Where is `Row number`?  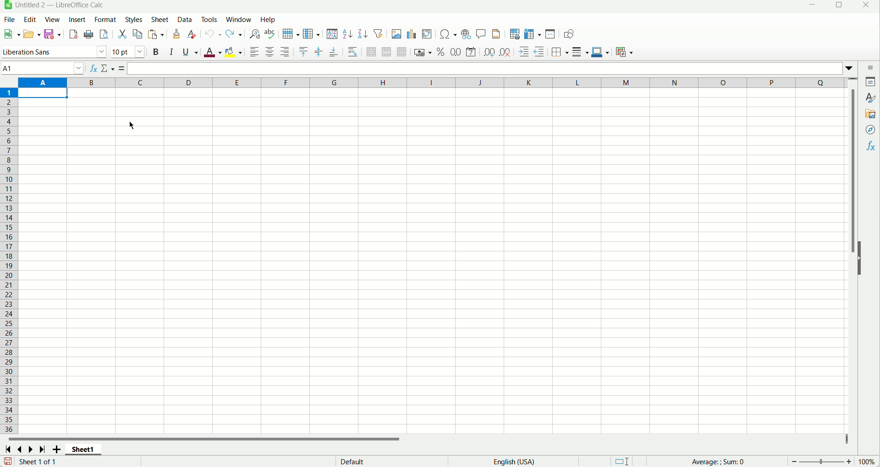
Row number is located at coordinates (9, 260).